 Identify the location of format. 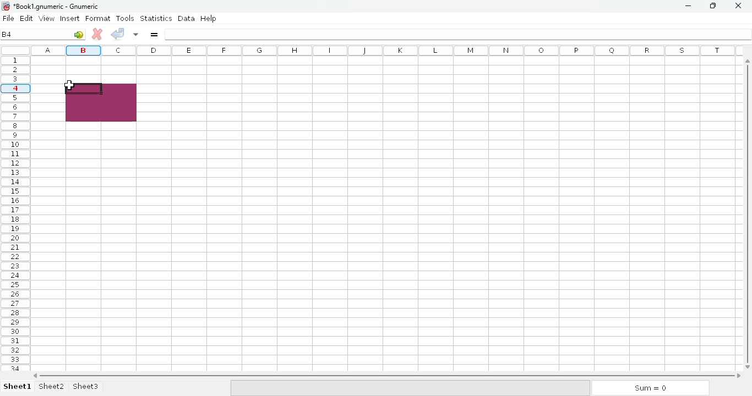
(98, 18).